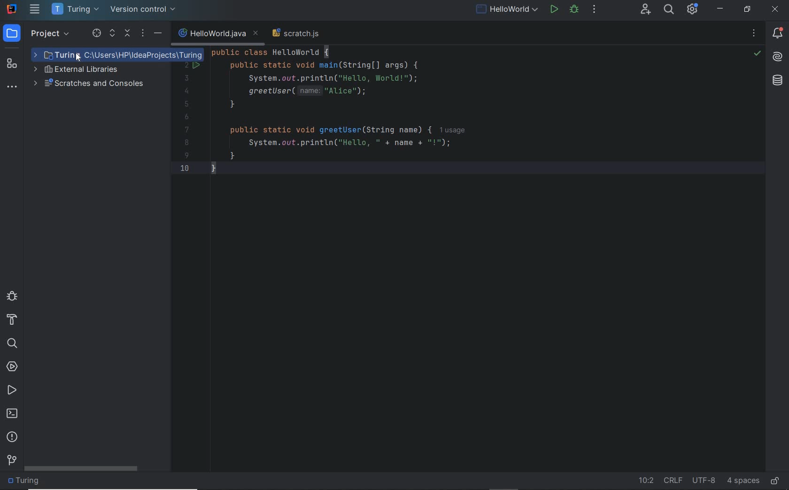 Image resolution: width=789 pixels, height=490 pixels. Describe the element at coordinates (507, 10) in the screenshot. I see `file name` at that location.